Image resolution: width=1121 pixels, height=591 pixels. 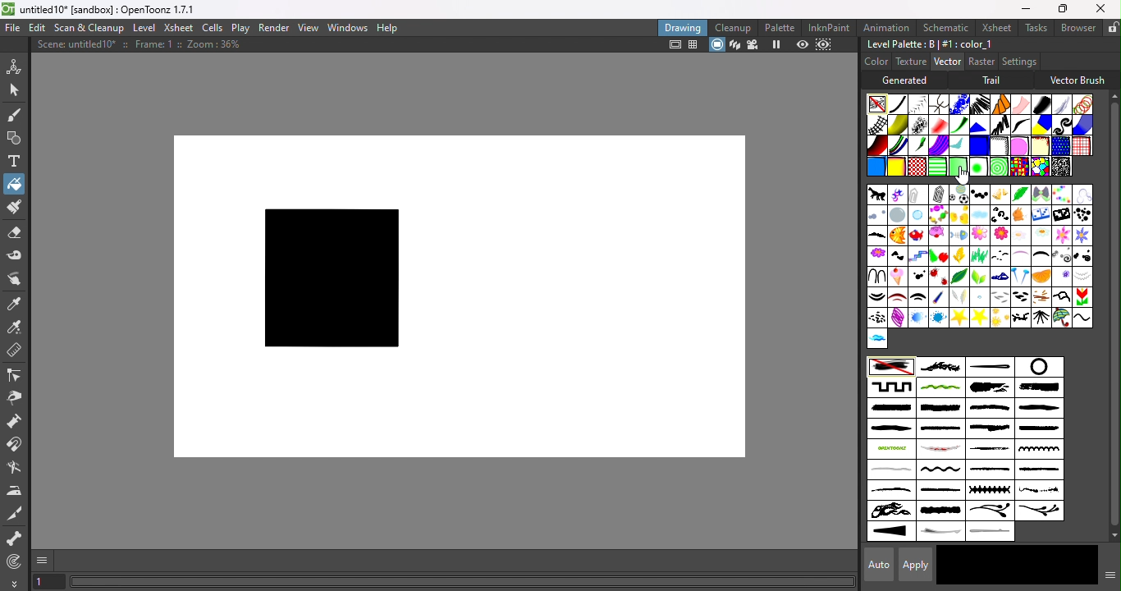 What do you see at coordinates (908, 80) in the screenshot?
I see `Generated` at bounding box center [908, 80].